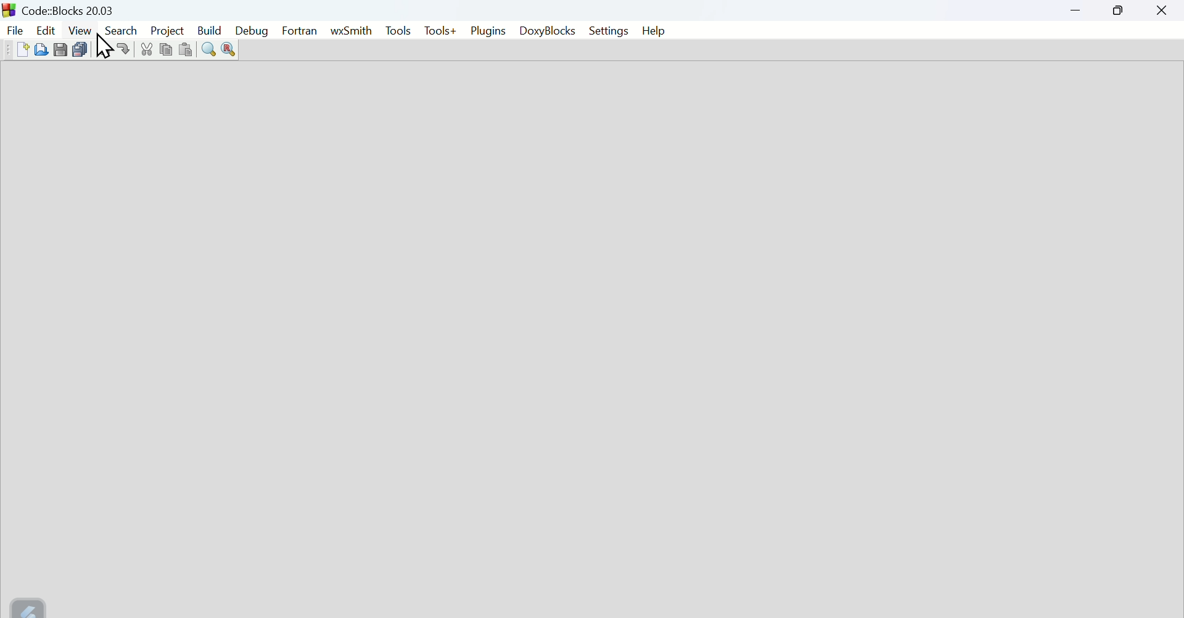 The width and height of the screenshot is (1184, 618). I want to click on Wx Smith, so click(350, 31).